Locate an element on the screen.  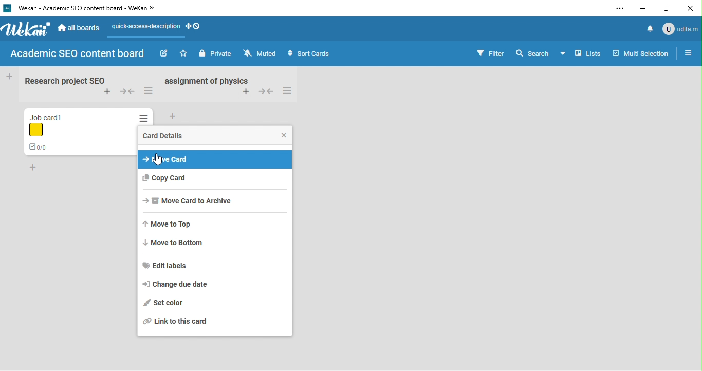
Wekan - Academic SEO content board - WeKan is located at coordinates (86, 10).